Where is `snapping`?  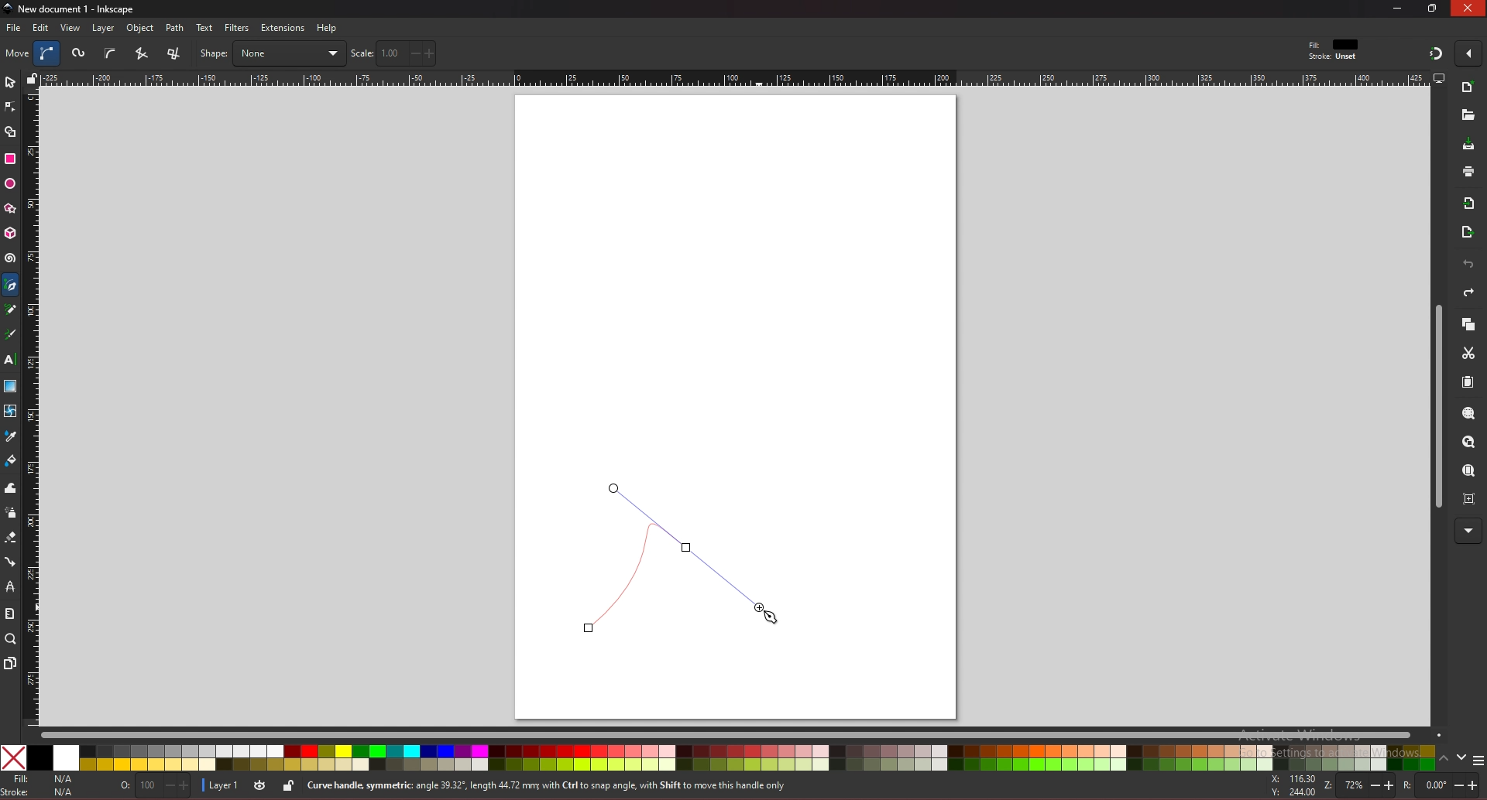
snapping is located at coordinates (1436, 53).